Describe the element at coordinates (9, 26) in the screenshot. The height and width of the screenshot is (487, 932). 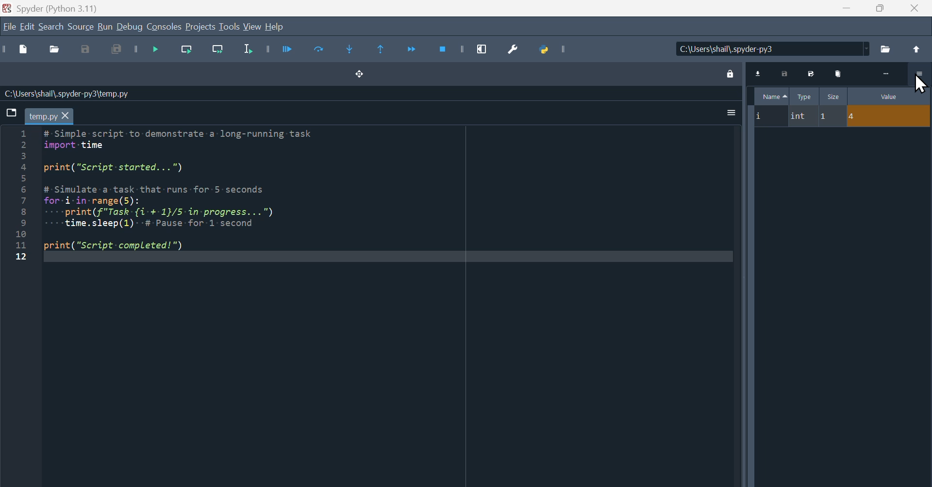
I see `File` at that location.